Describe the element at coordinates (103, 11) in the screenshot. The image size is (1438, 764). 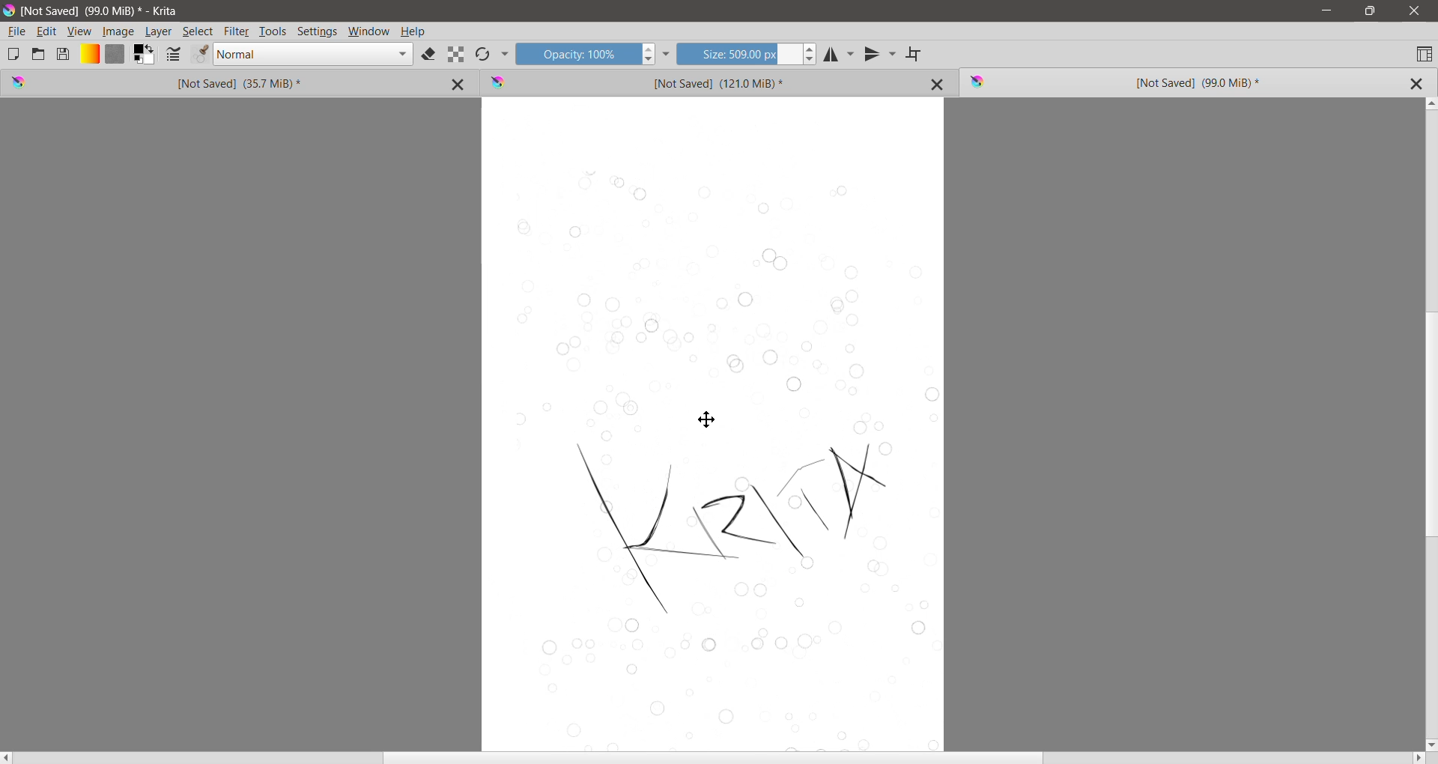
I see `Fie Title, Size - Application Name` at that location.